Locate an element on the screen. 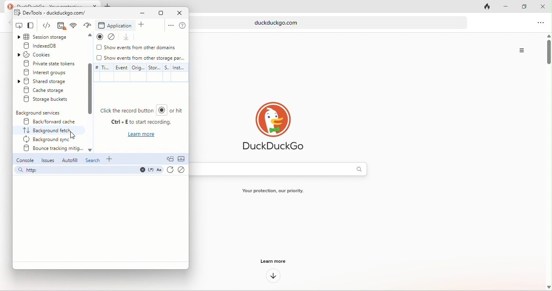  show events from other domains is located at coordinates (137, 48).